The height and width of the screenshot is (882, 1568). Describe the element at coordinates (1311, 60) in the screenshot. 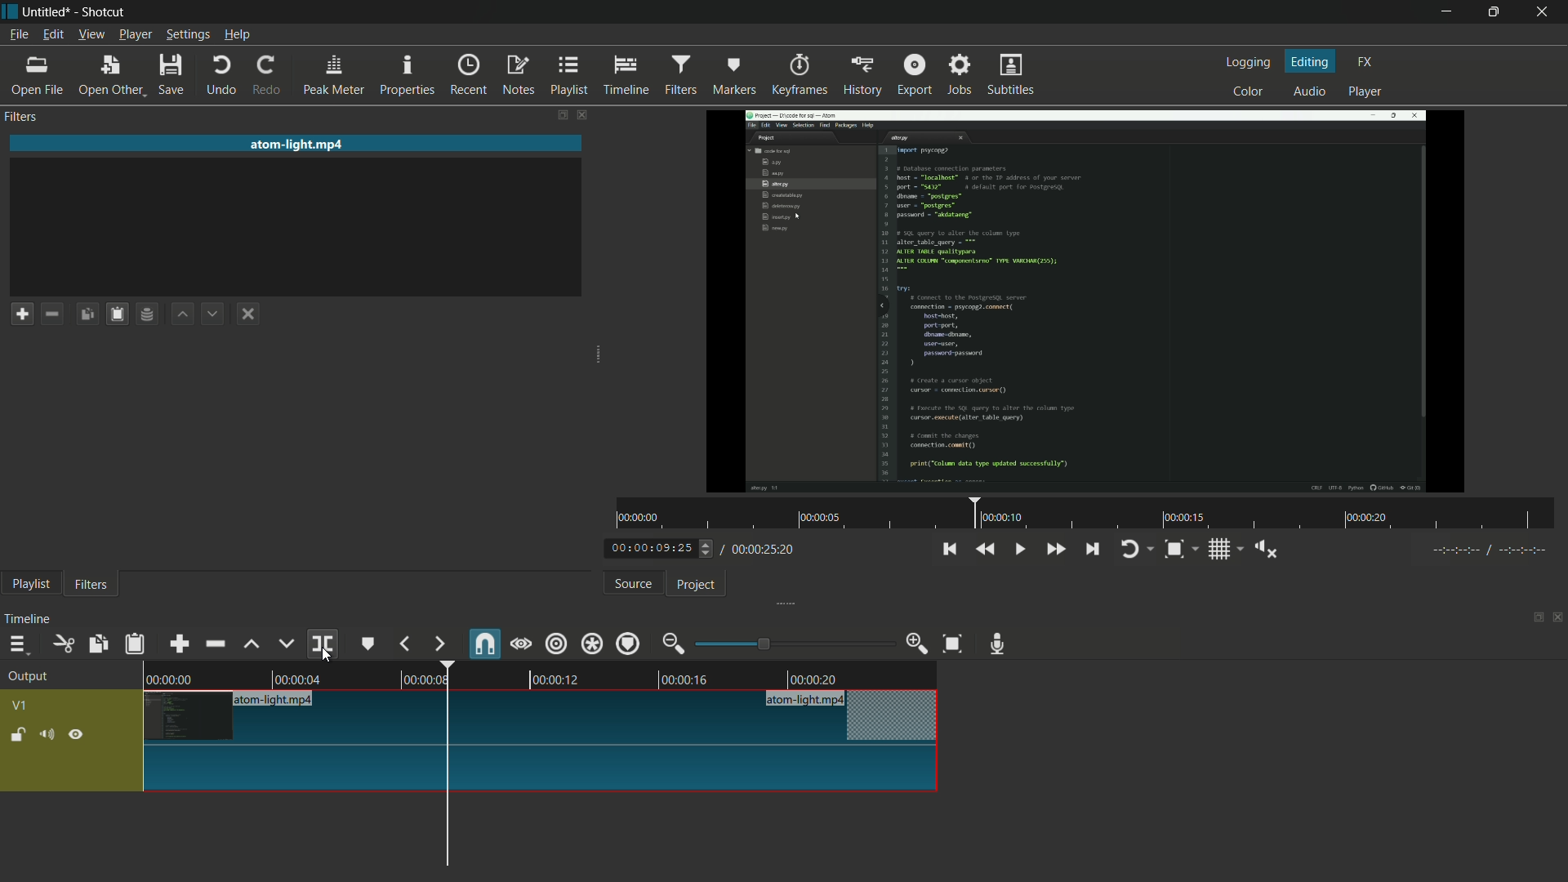

I see `editing` at that location.